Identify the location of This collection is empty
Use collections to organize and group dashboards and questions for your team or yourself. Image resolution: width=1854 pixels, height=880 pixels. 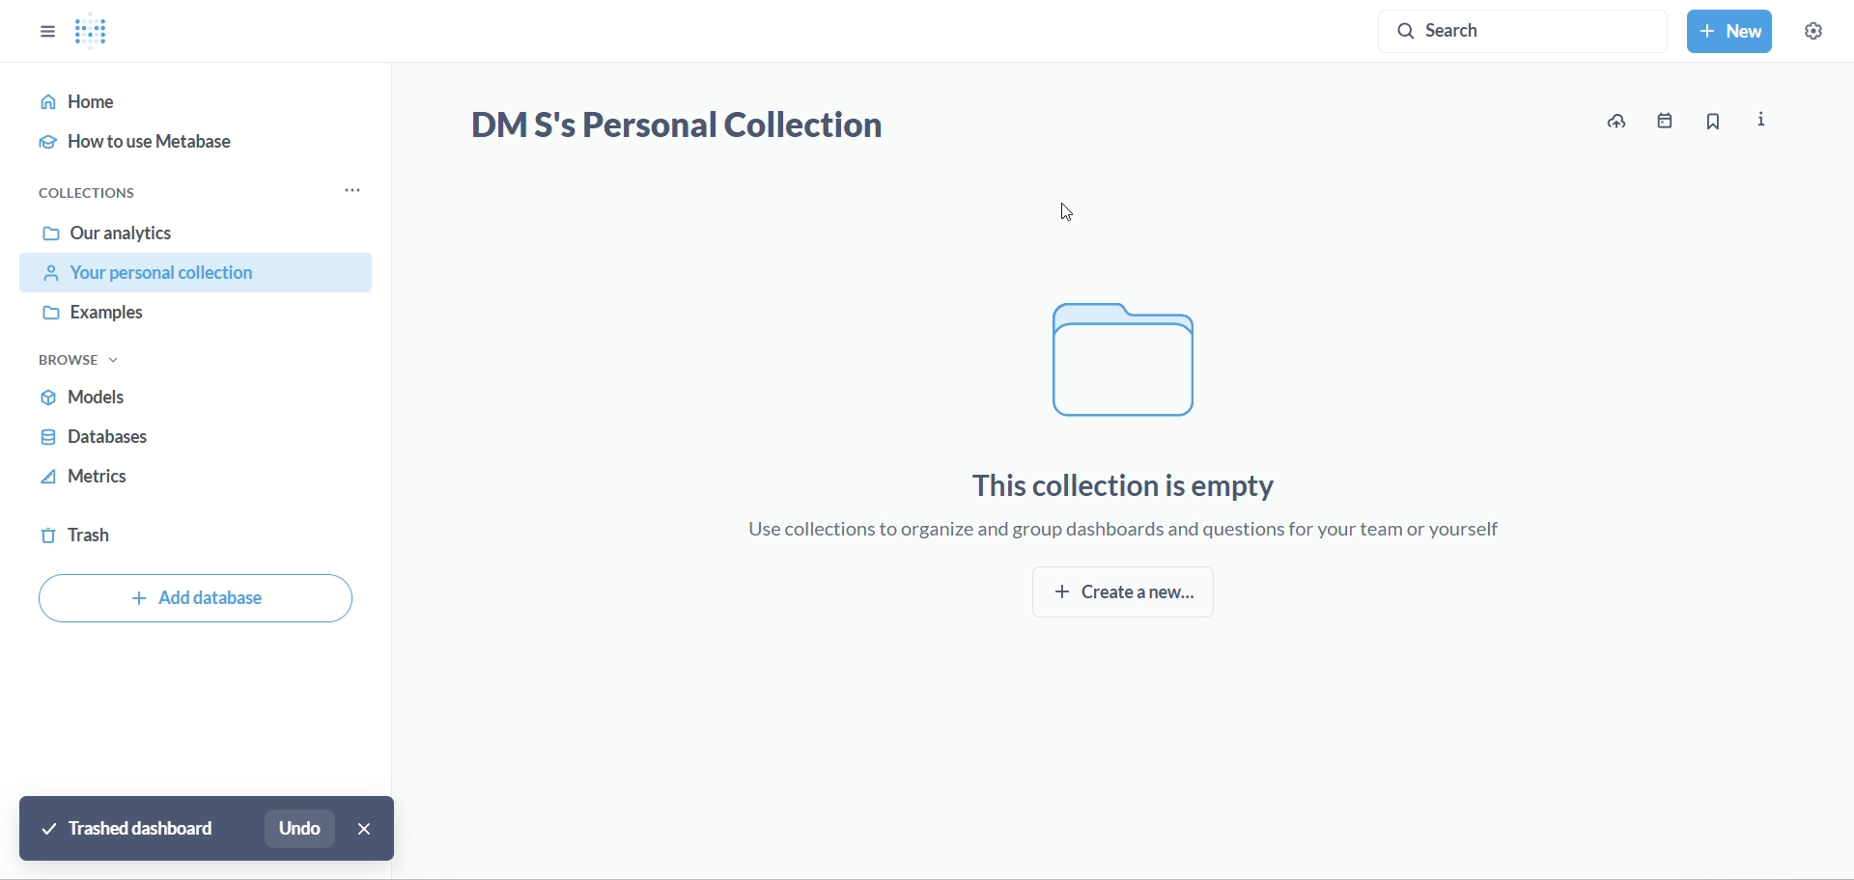
(1135, 500).